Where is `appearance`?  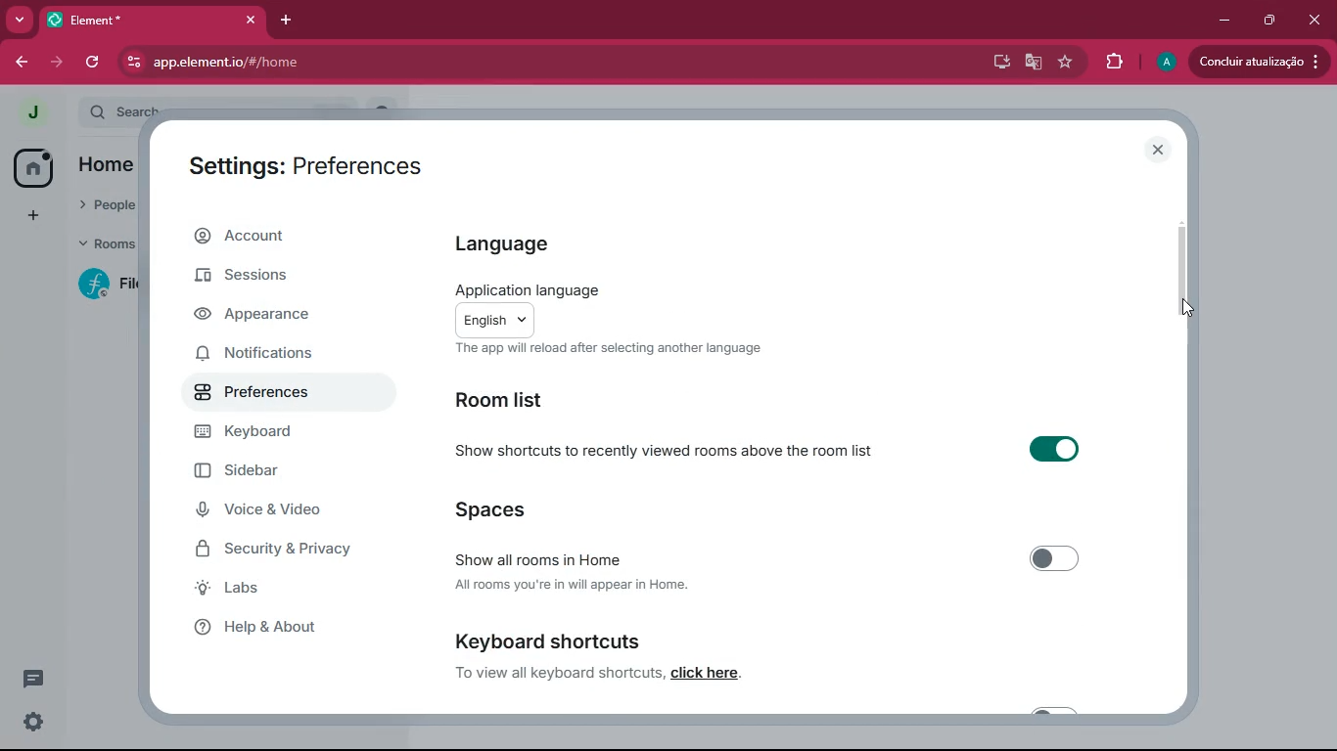 appearance is located at coordinates (261, 316).